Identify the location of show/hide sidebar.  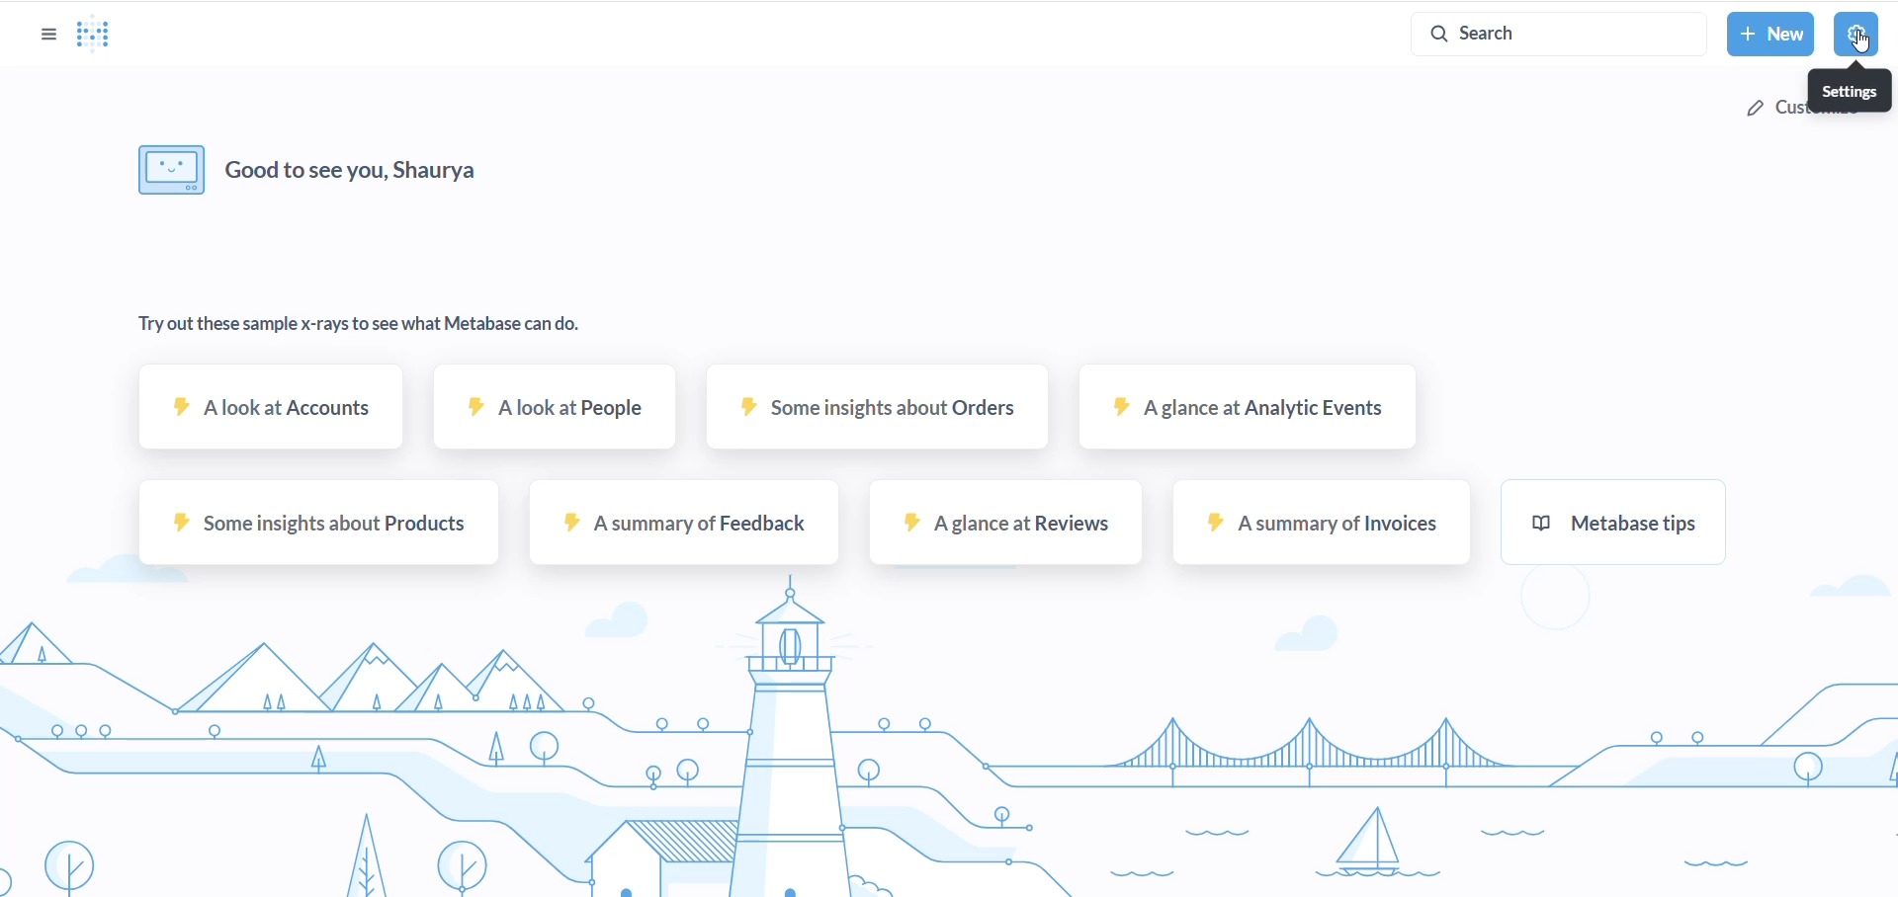
(43, 34).